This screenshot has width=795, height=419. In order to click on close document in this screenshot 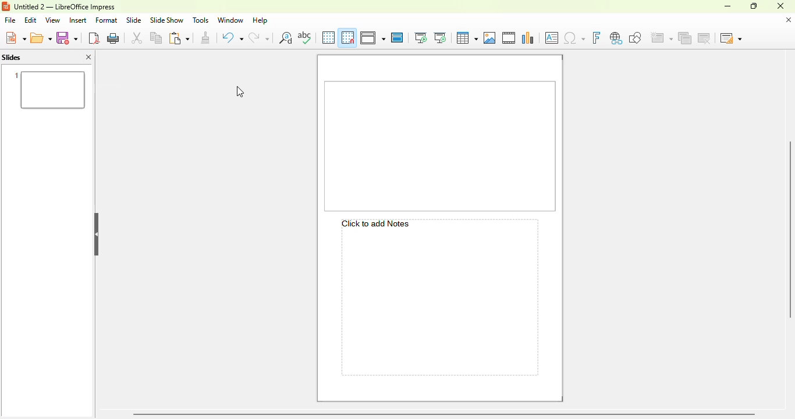, I will do `click(788, 20)`.